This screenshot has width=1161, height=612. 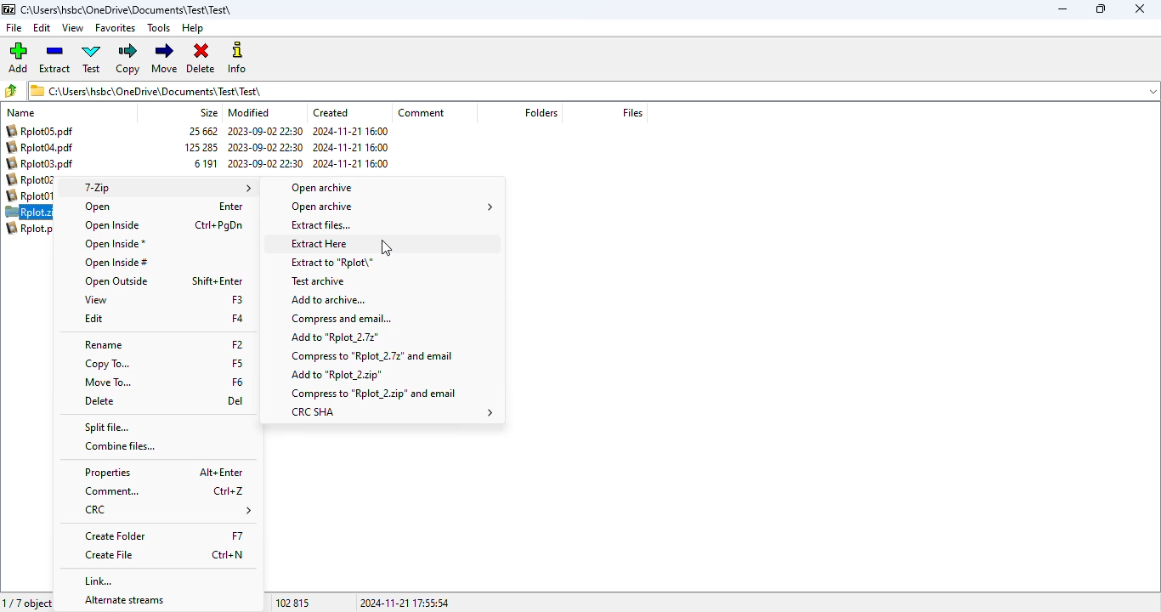 I want to click on open archive, so click(x=322, y=188).